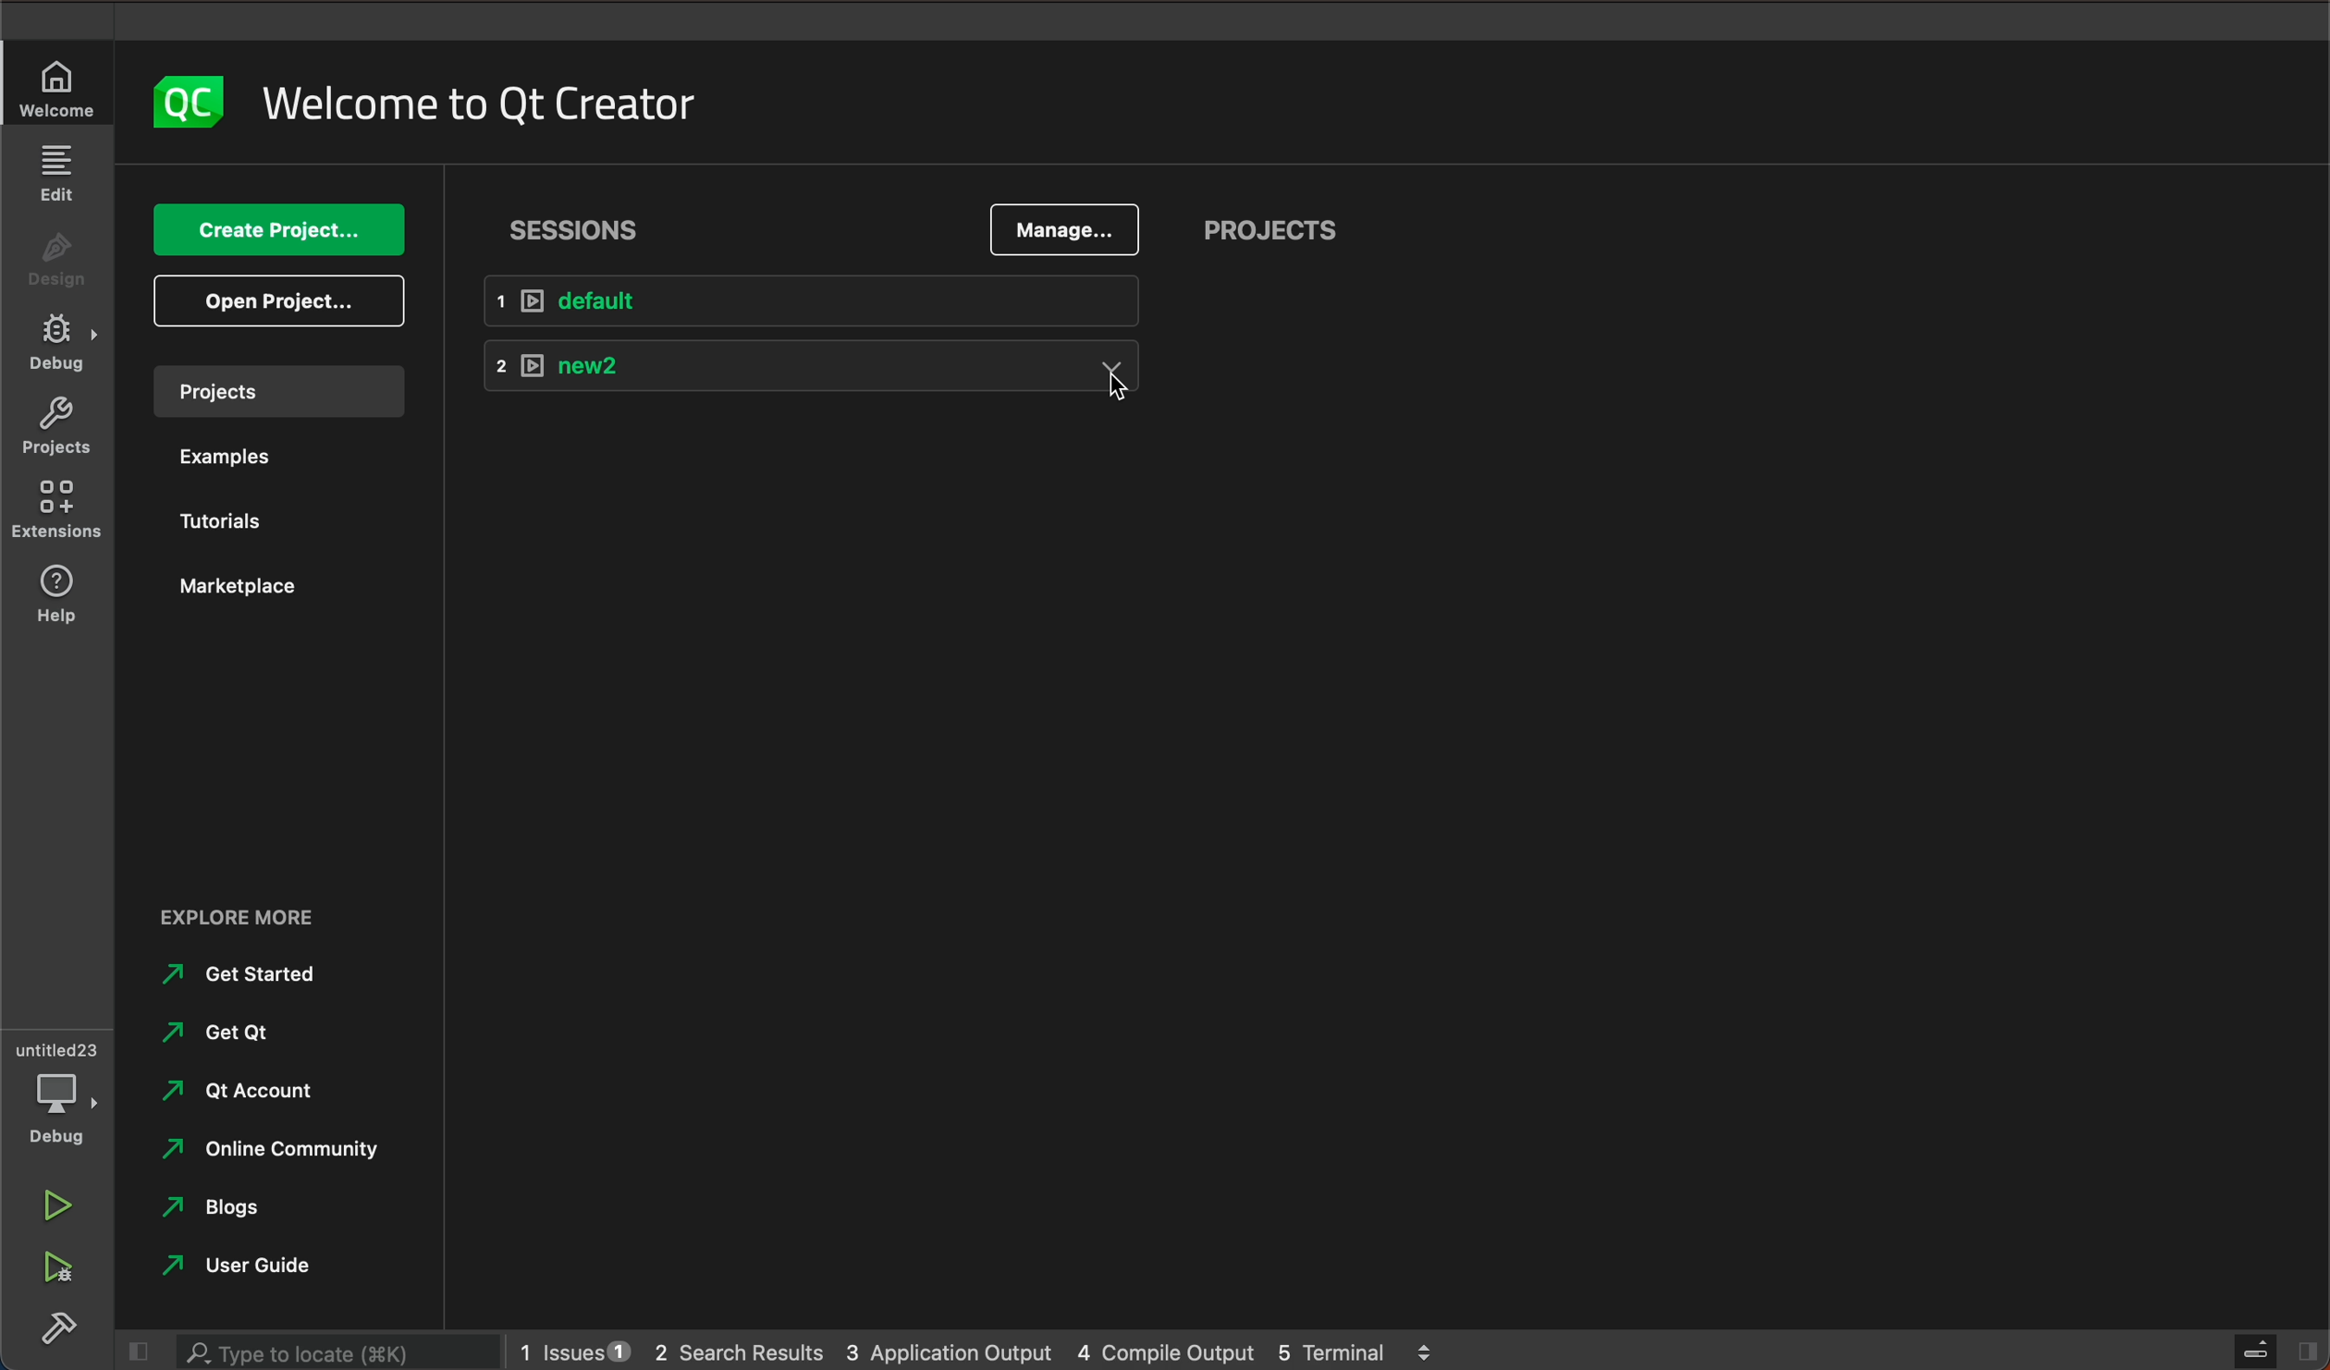  I want to click on run, so click(57, 1205).